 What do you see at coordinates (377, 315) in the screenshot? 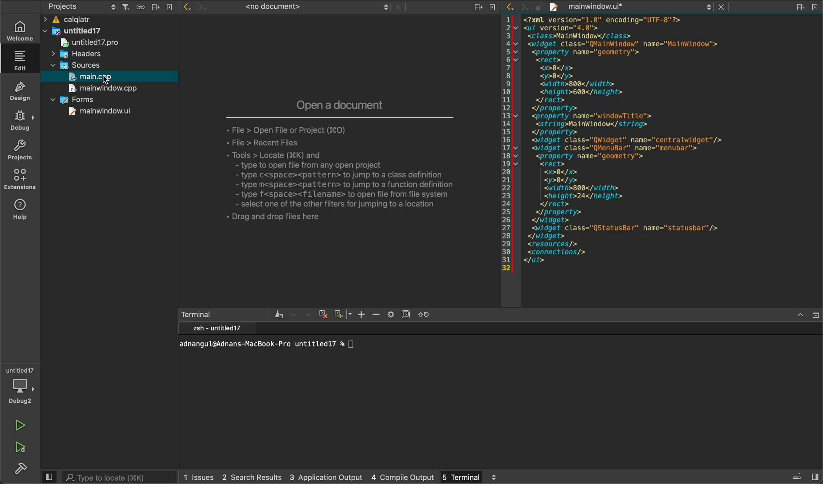
I see `zoom out` at bounding box center [377, 315].